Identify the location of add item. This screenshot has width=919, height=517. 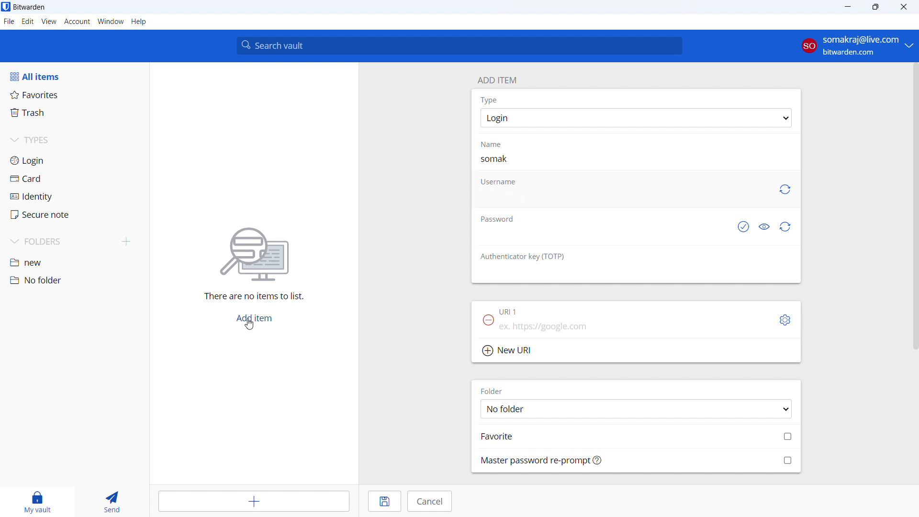
(254, 319).